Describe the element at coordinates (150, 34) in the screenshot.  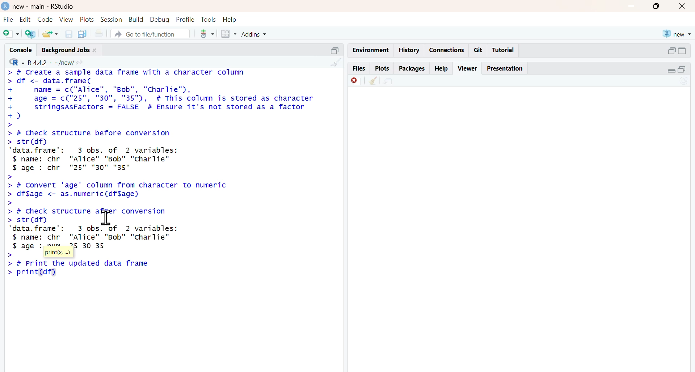
I see `go to file/function` at that location.